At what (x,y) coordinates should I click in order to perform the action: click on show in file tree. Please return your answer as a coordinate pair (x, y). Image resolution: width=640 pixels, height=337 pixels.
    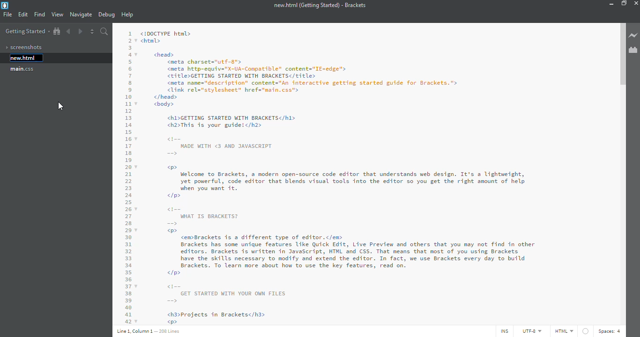
    Looking at the image, I should click on (57, 31).